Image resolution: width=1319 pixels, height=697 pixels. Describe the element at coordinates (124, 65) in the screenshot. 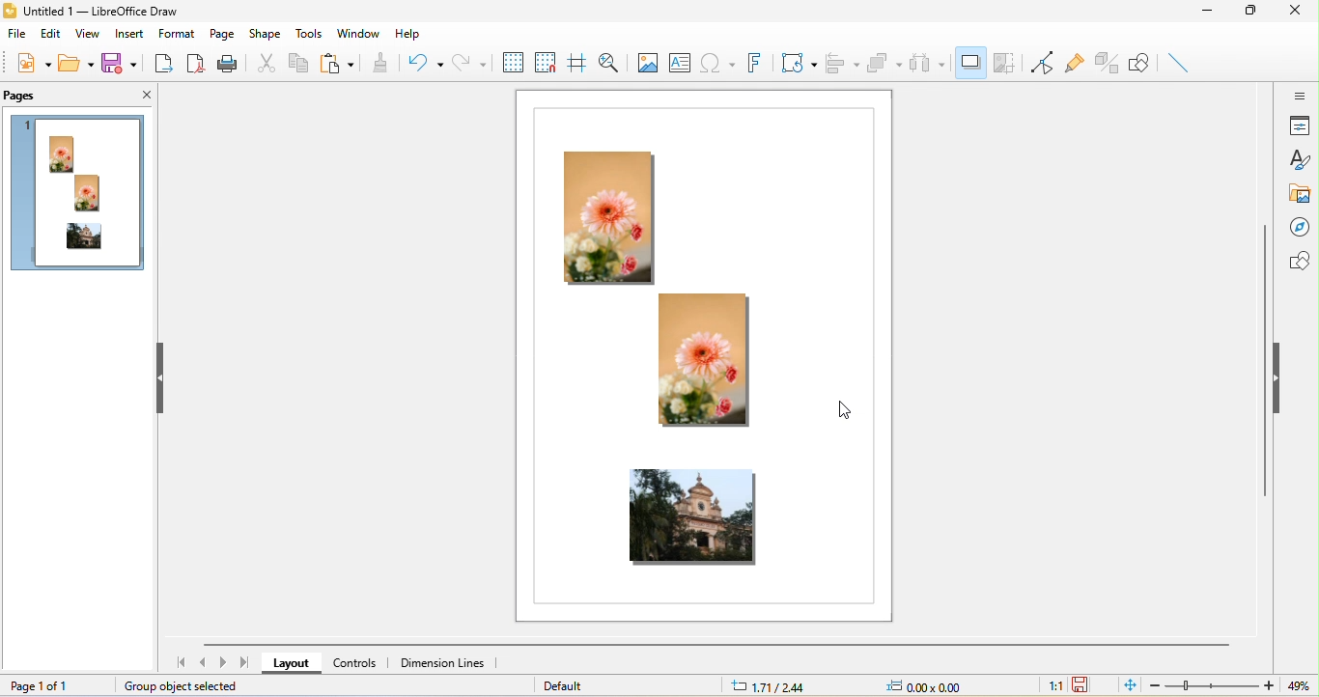

I see `save` at that location.